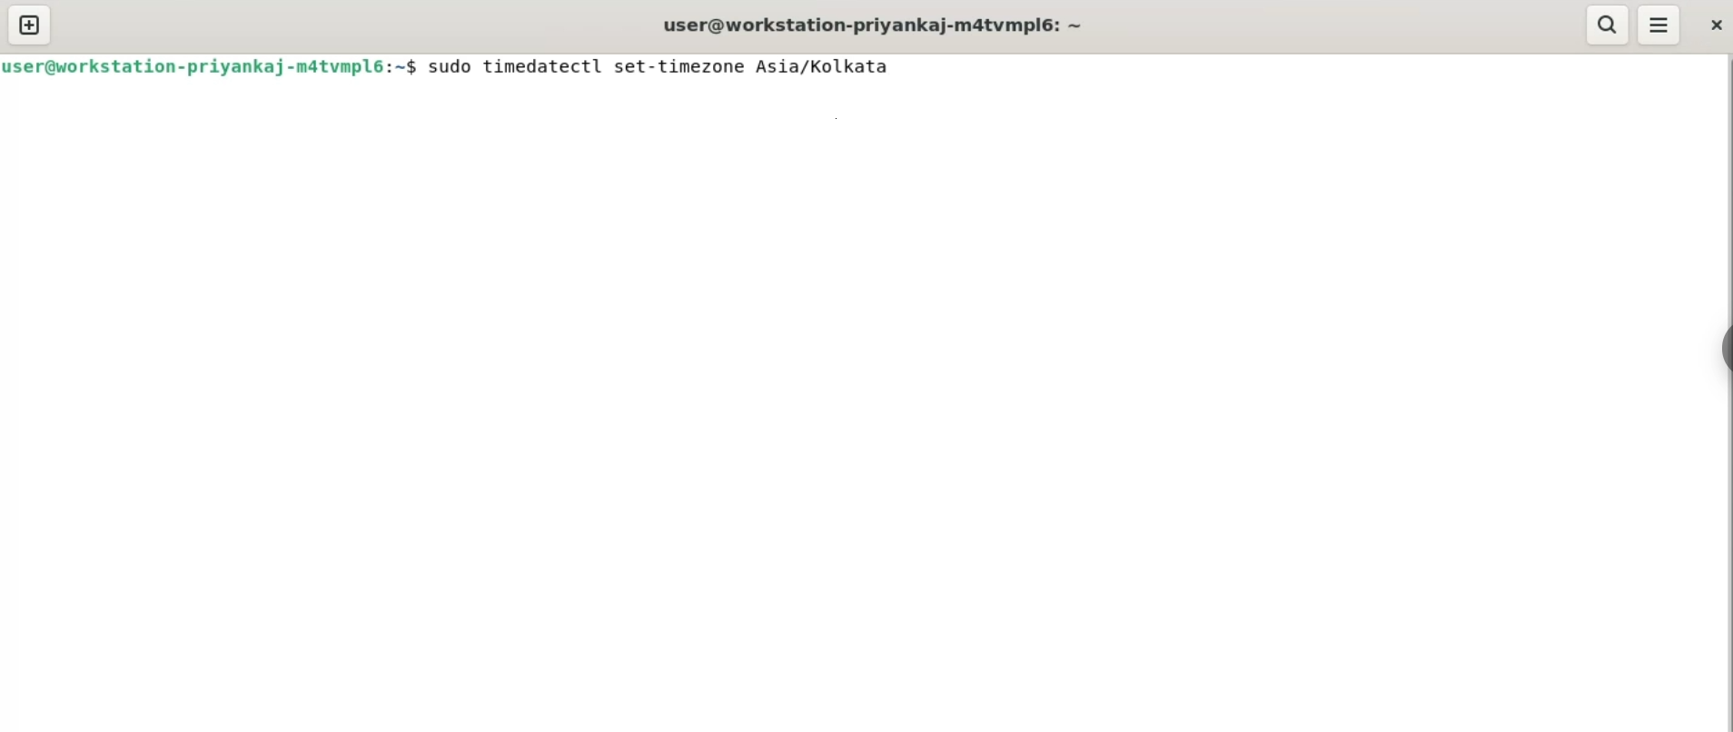 This screenshot has width=1733, height=732. Describe the element at coordinates (212, 66) in the screenshot. I see `user@workstation-priyankaj-matvmplé:~$` at that location.